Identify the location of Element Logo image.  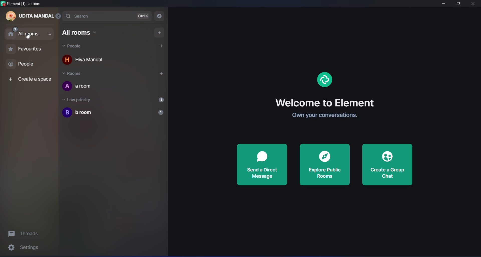
(325, 80).